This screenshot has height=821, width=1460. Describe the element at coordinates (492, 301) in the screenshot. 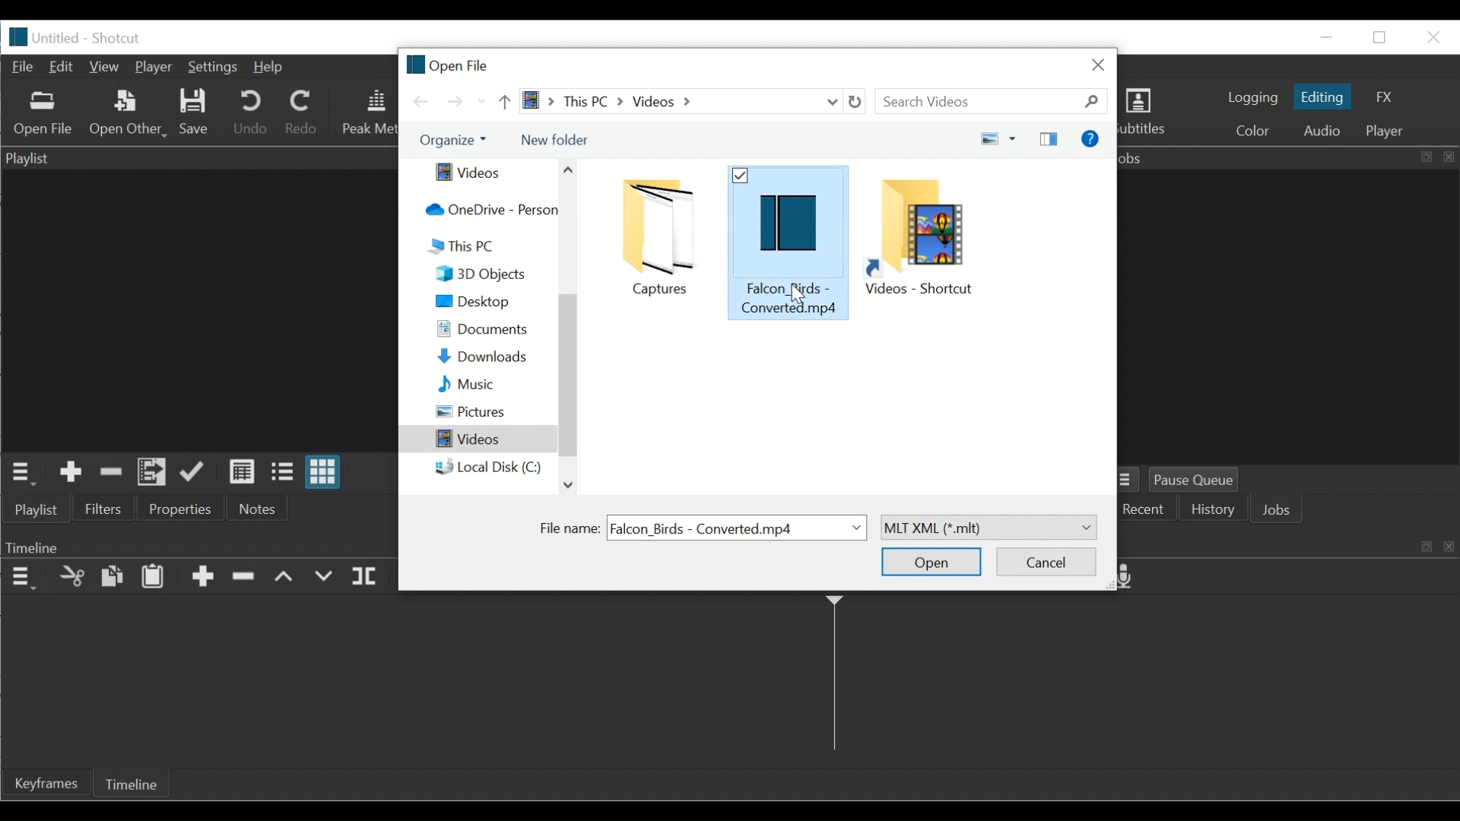

I see `Desktop` at that location.